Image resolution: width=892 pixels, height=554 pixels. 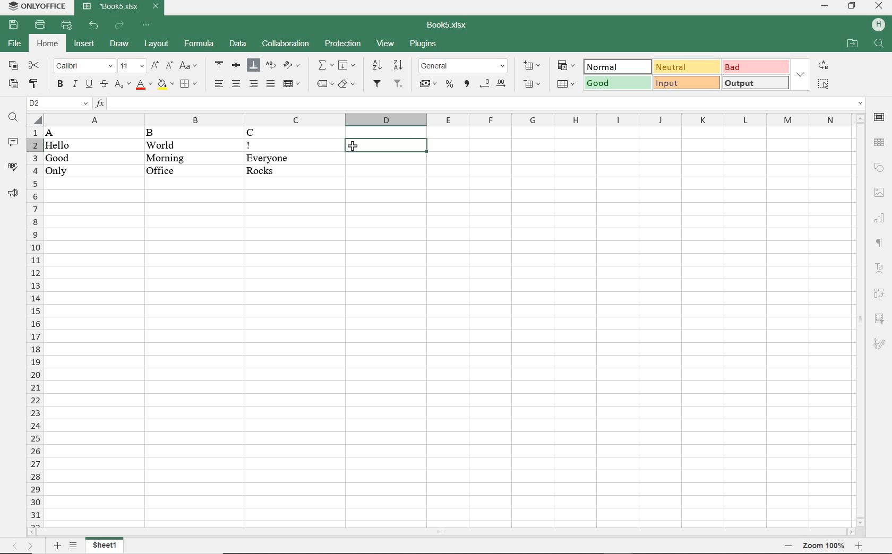 I want to click on format as table, so click(x=565, y=83).